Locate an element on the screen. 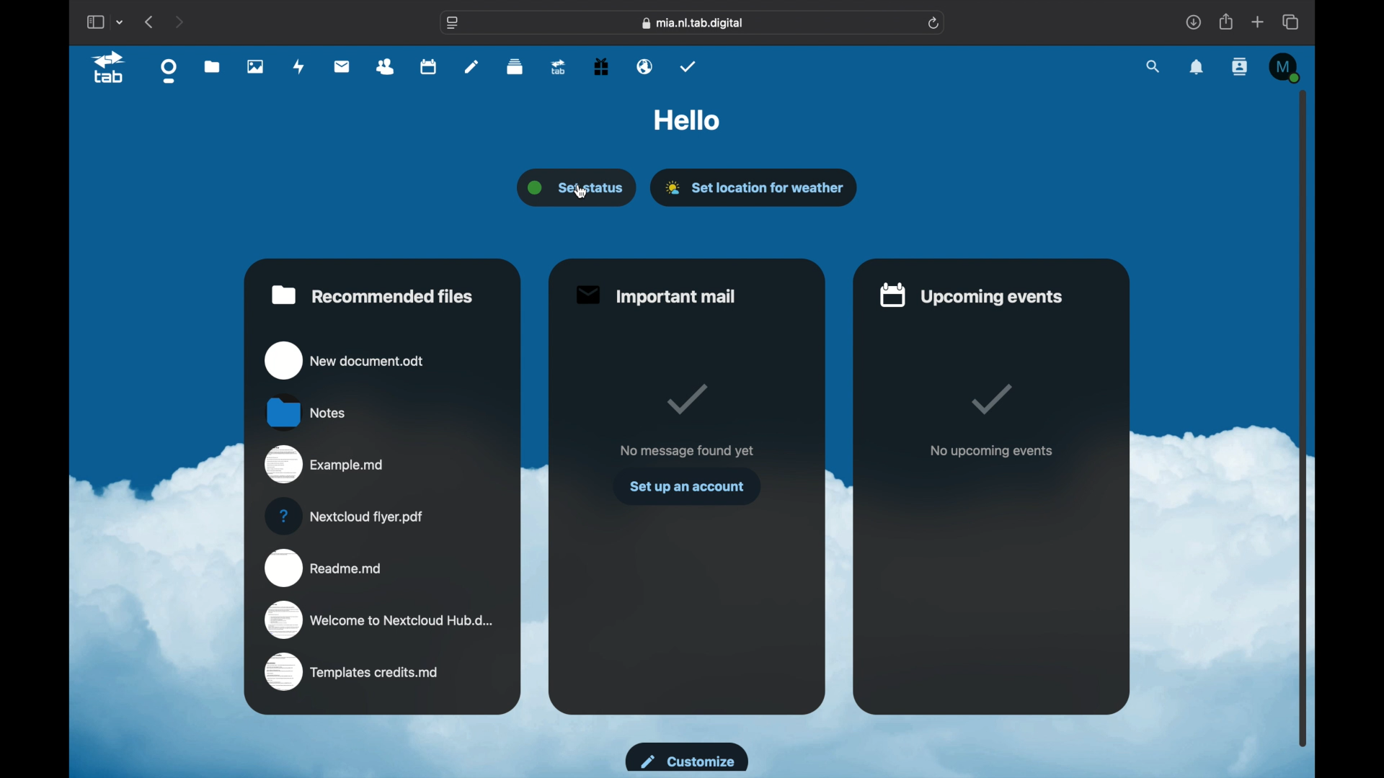 The image size is (1384, 778). upcoming events is located at coordinates (970, 295).